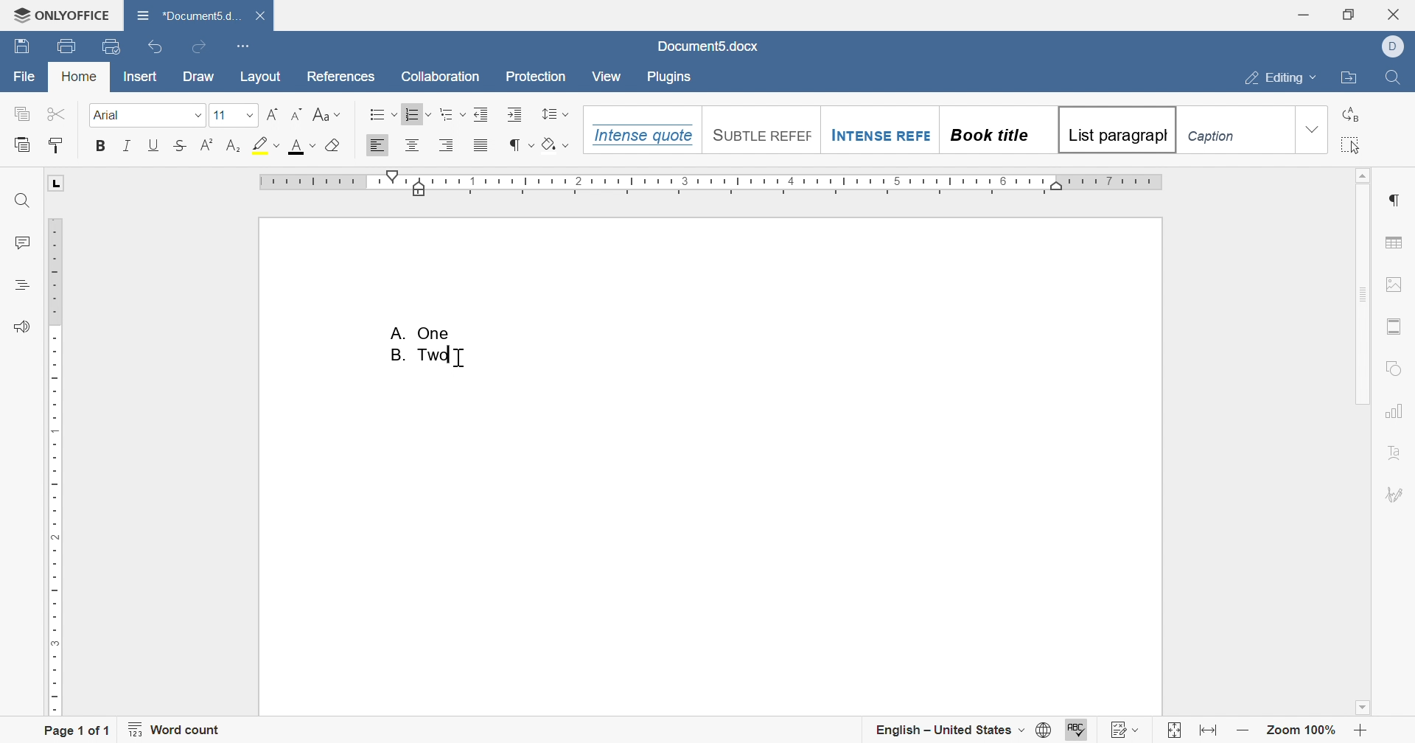 This screenshot has height=743, width=1415. I want to click on find, so click(1400, 77).